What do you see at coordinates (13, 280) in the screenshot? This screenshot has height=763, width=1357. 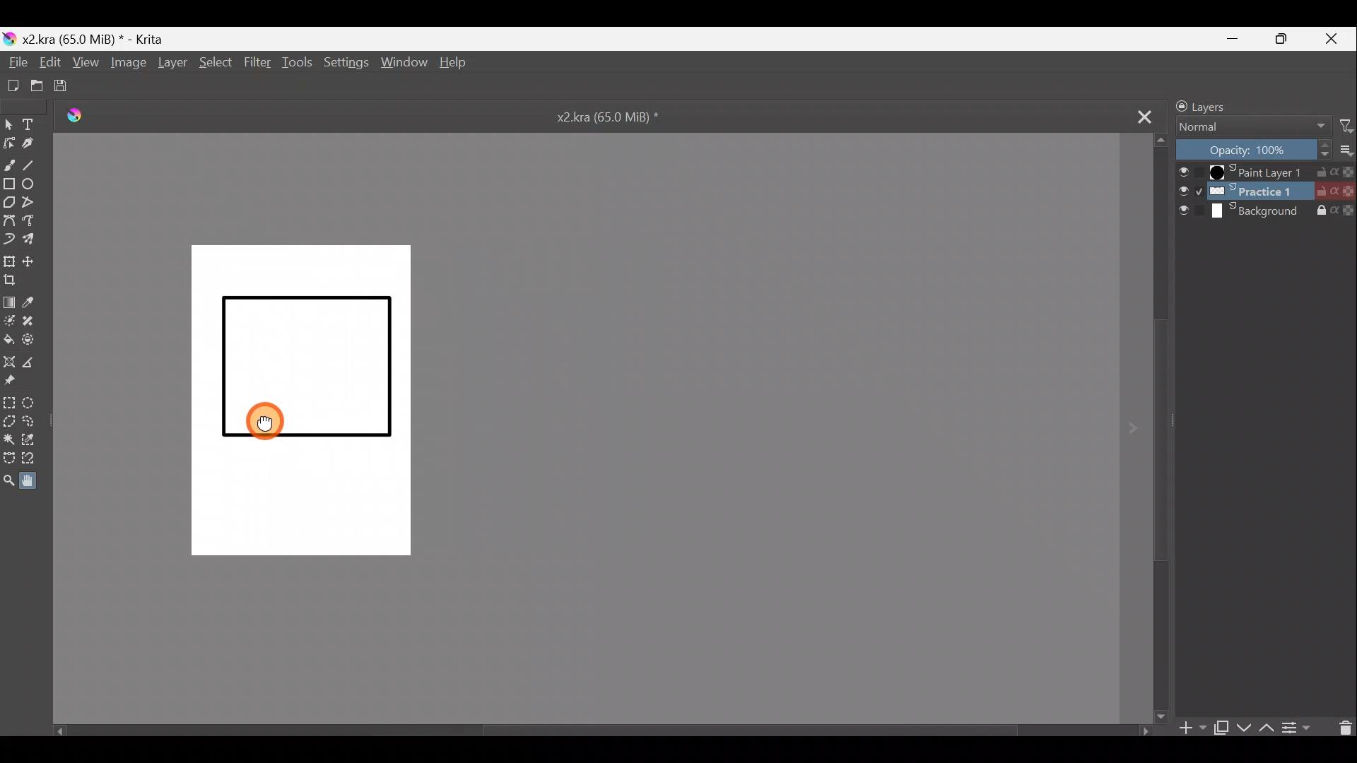 I see `Crop image to an area` at bounding box center [13, 280].